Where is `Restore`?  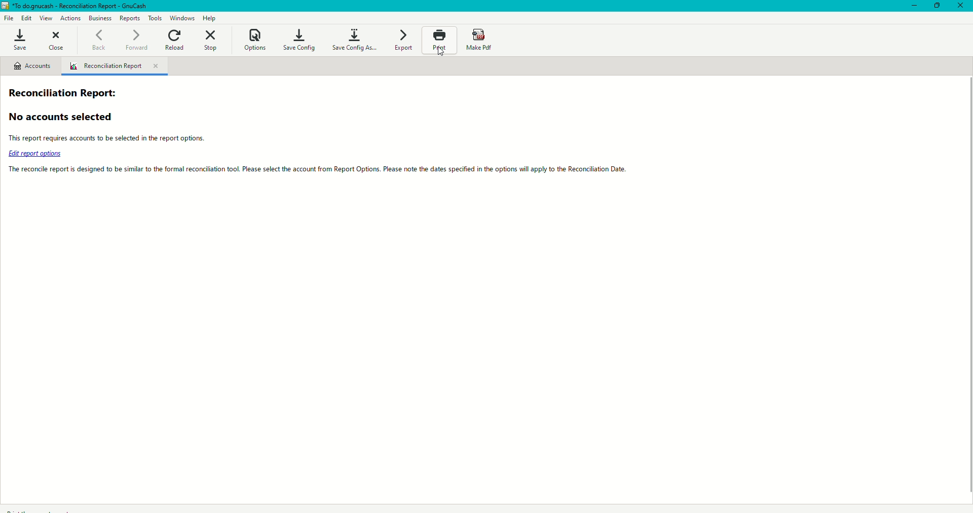
Restore is located at coordinates (934, 7).